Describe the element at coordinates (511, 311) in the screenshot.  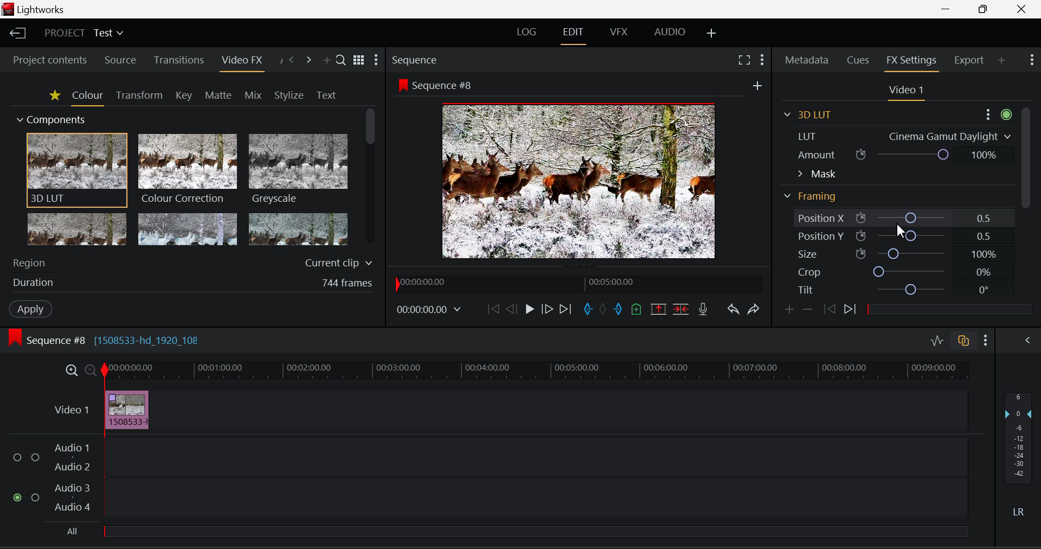
I see `Go Back` at that location.